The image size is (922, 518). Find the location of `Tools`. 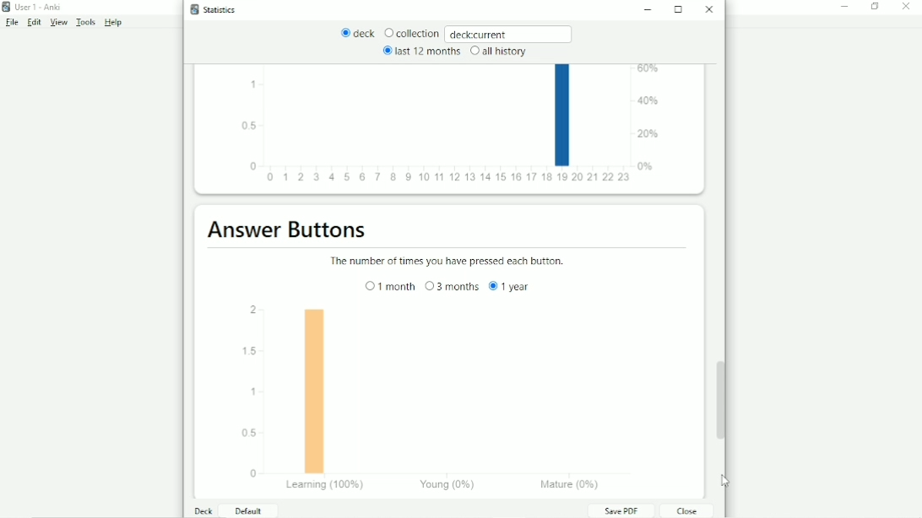

Tools is located at coordinates (87, 23).